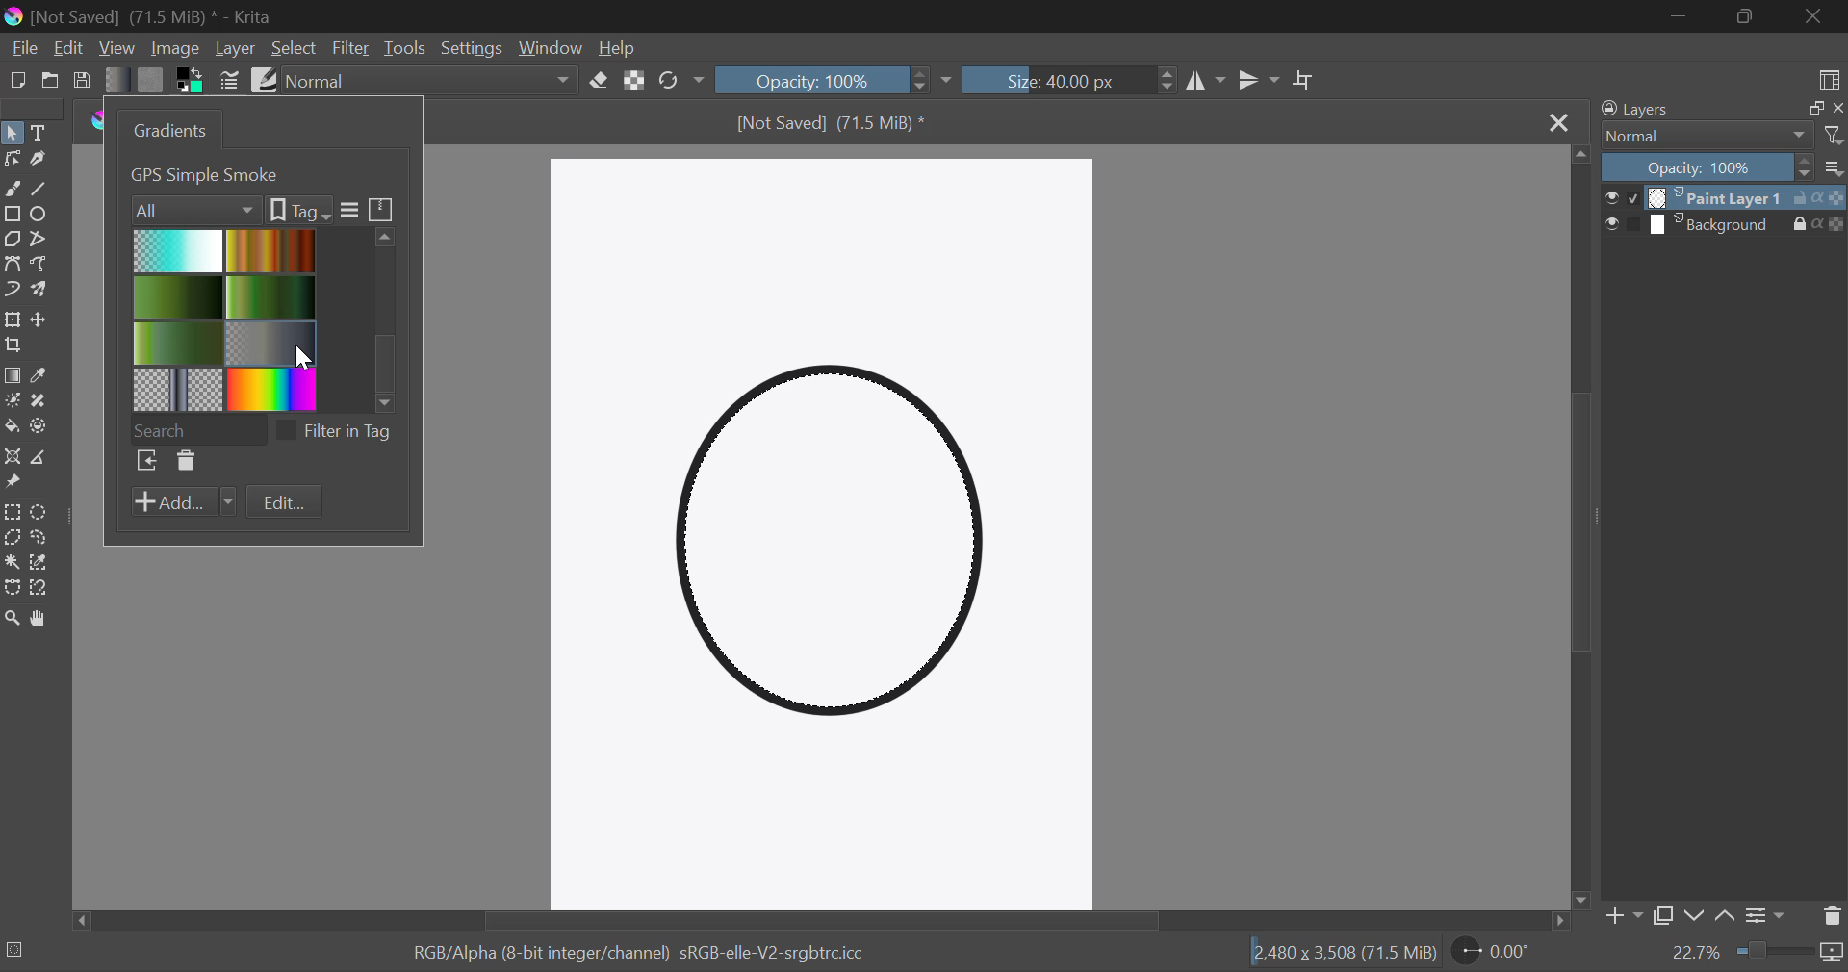  Describe the element at coordinates (1665, 915) in the screenshot. I see `Copy Layer` at that location.